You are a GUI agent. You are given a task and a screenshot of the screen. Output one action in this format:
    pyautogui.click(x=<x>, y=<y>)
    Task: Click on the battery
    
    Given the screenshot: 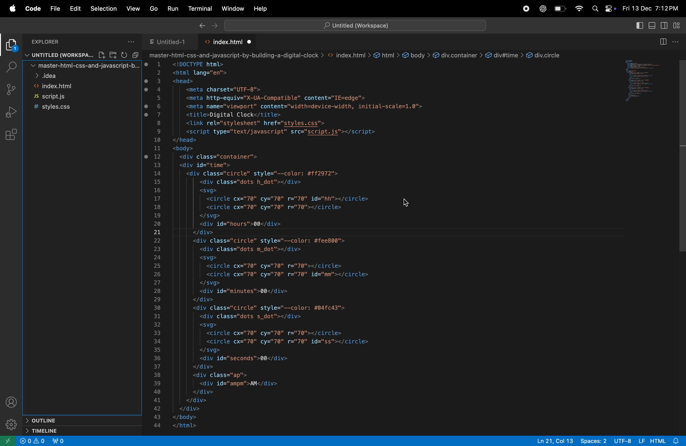 What is the action you would take?
    pyautogui.click(x=560, y=9)
    